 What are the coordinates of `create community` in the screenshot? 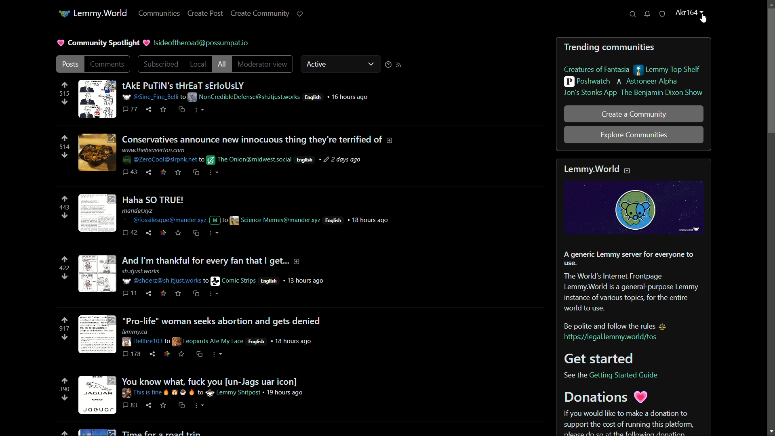 It's located at (259, 14).